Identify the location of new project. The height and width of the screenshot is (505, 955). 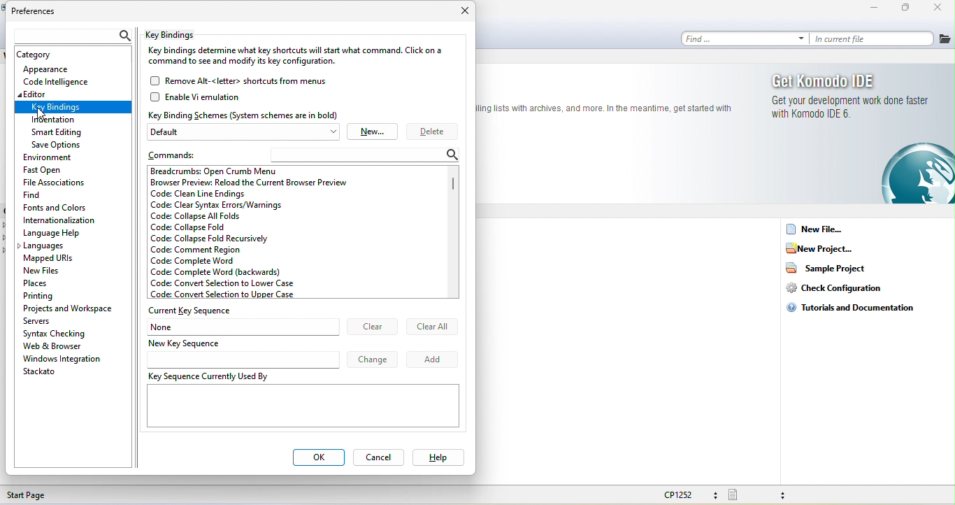
(822, 248).